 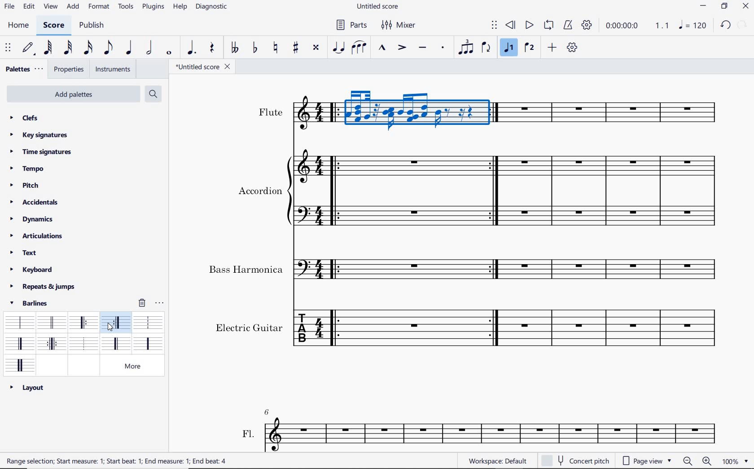 What do you see at coordinates (20, 364) in the screenshot?
I see `heavy double barline` at bounding box center [20, 364].